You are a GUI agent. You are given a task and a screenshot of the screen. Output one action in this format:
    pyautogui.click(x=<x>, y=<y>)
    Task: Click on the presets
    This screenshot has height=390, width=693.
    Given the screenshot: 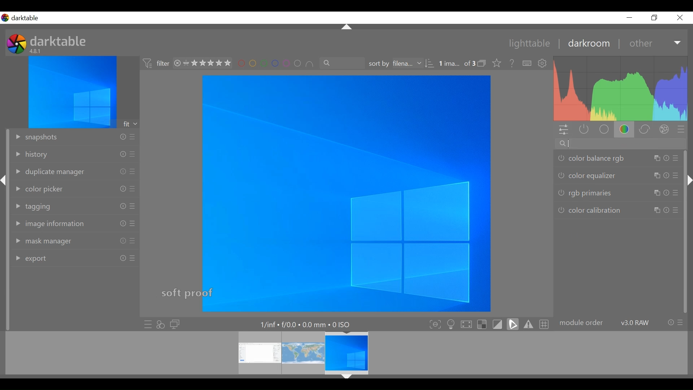 What is the action you would take?
    pyautogui.click(x=133, y=172)
    